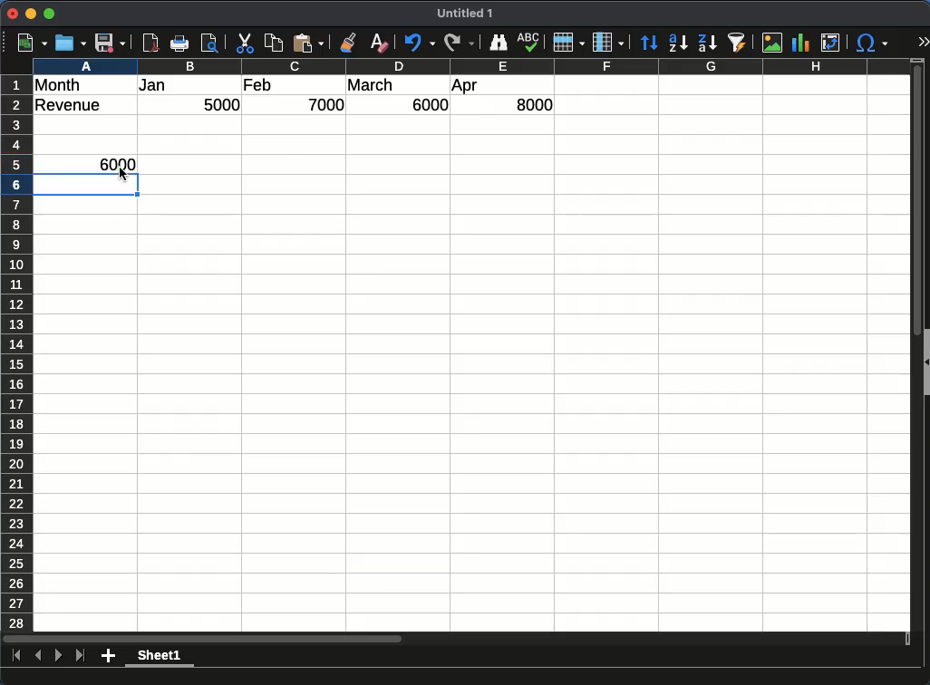 This screenshot has height=685, width=930. Describe the element at coordinates (13, 14) in the screenshot. I see `close` at that location.